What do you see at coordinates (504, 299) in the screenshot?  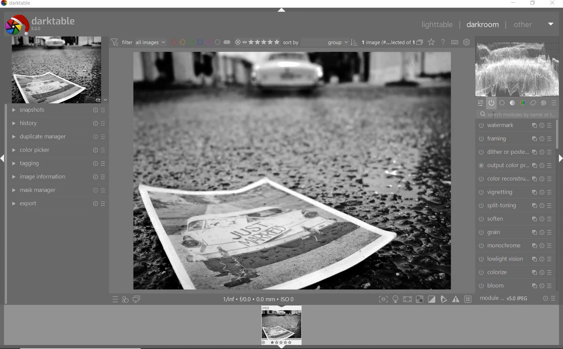 I see `model order` at bounding box center [504, 299].